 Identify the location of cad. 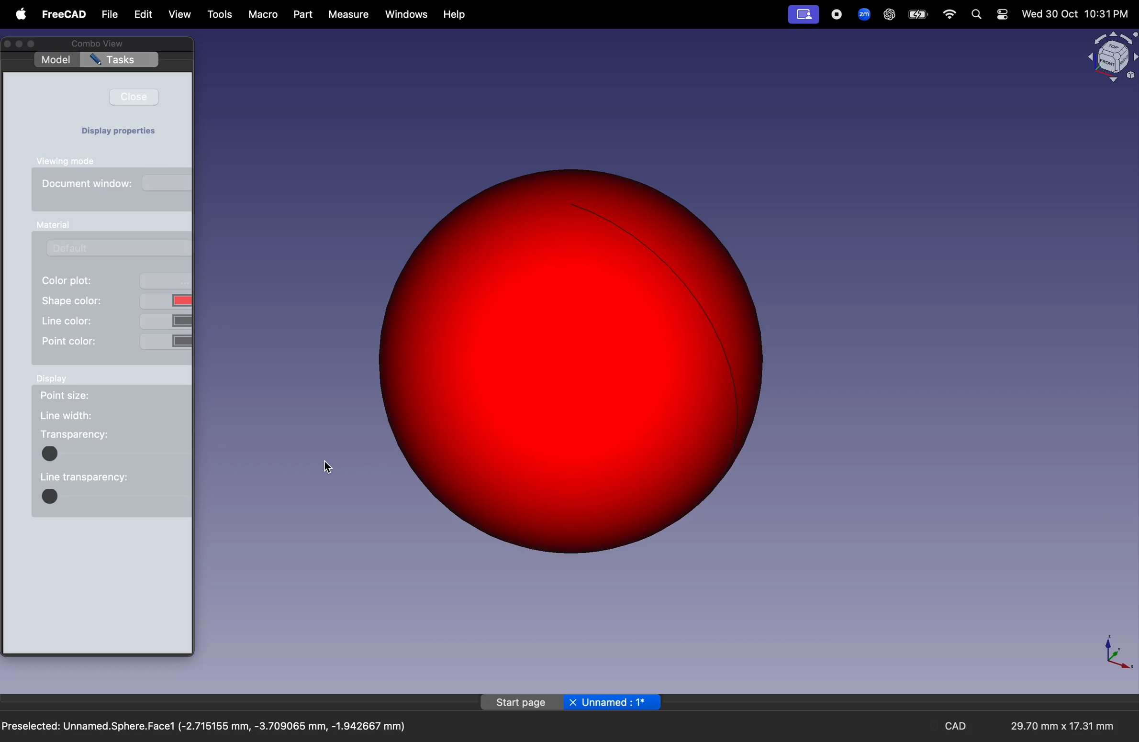
(959, 726).